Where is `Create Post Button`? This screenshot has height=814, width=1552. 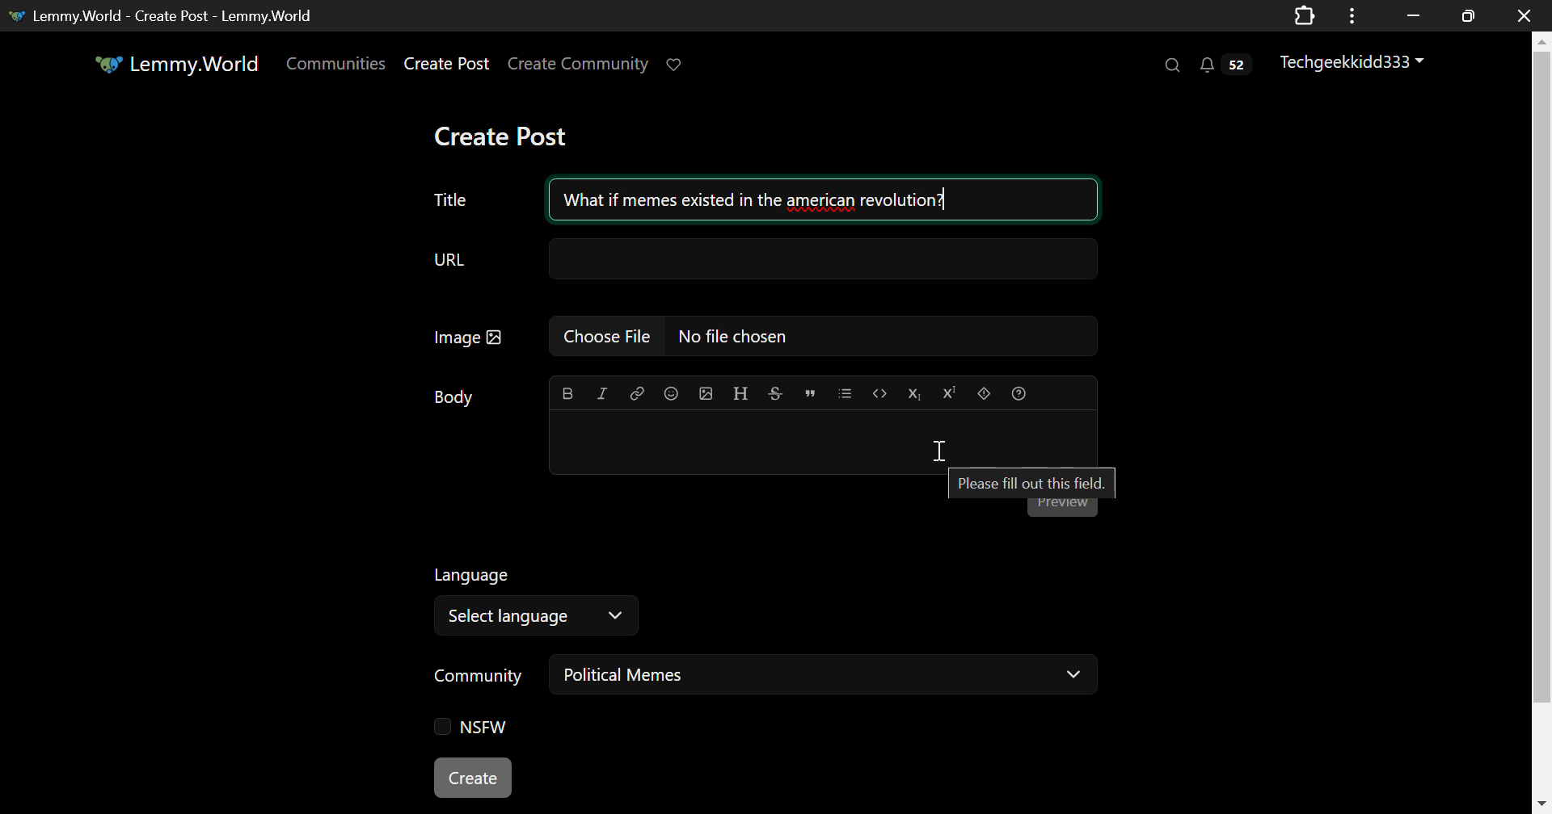 Create Post Button is located at coordinates (474, 778).